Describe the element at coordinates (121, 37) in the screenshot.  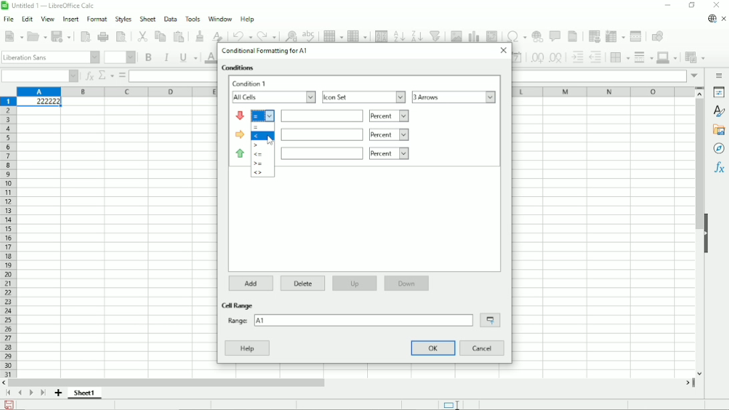
I see `Toggle print preview` at that location.